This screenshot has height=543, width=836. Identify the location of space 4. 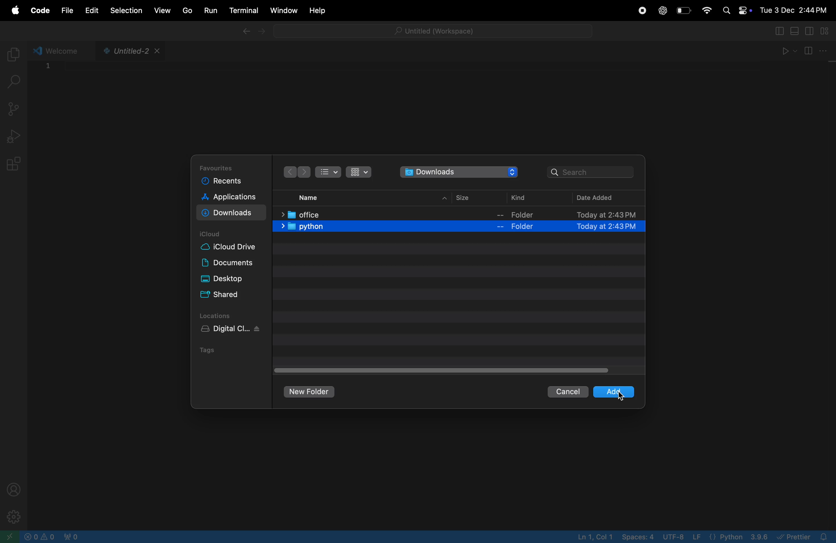
(639, 537).